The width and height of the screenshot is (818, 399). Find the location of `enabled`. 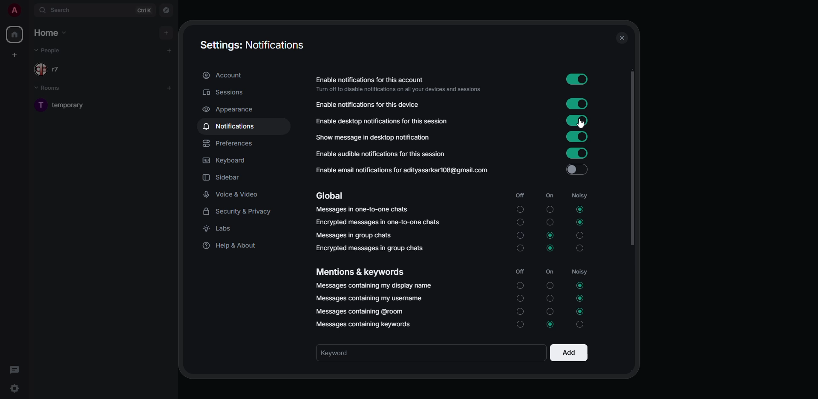

enabled is located at coordinates (576, 153).